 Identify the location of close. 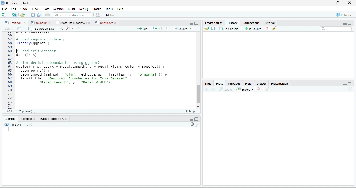
(50, 23).